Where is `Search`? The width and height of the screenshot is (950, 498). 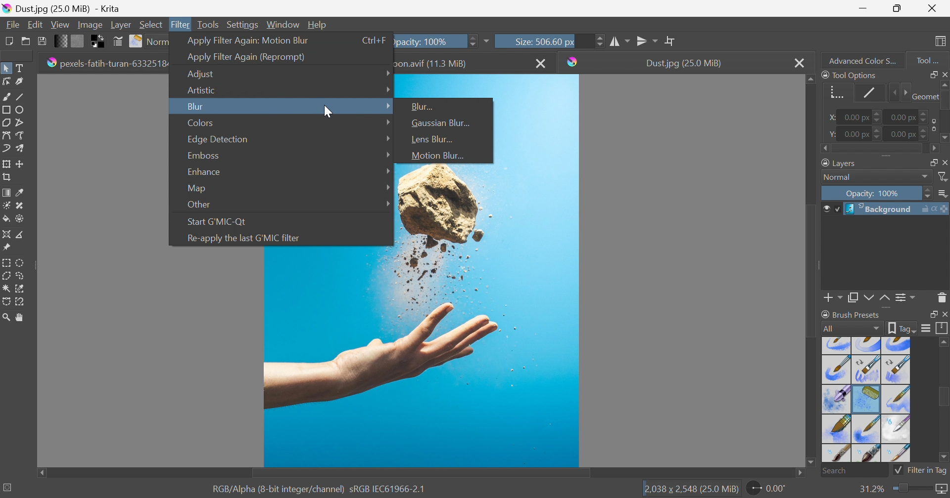
Search is located at coordinates (855, 471).